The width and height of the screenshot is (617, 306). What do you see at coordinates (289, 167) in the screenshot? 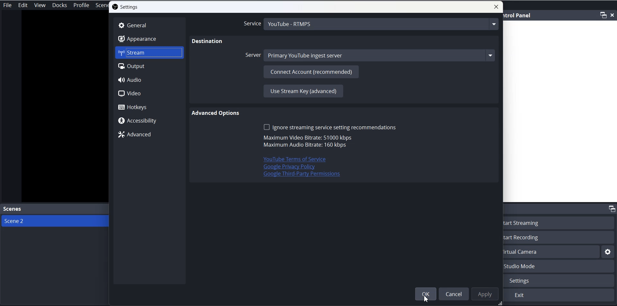
I see `Google Privacy policy` at bounding box center [289, 167].